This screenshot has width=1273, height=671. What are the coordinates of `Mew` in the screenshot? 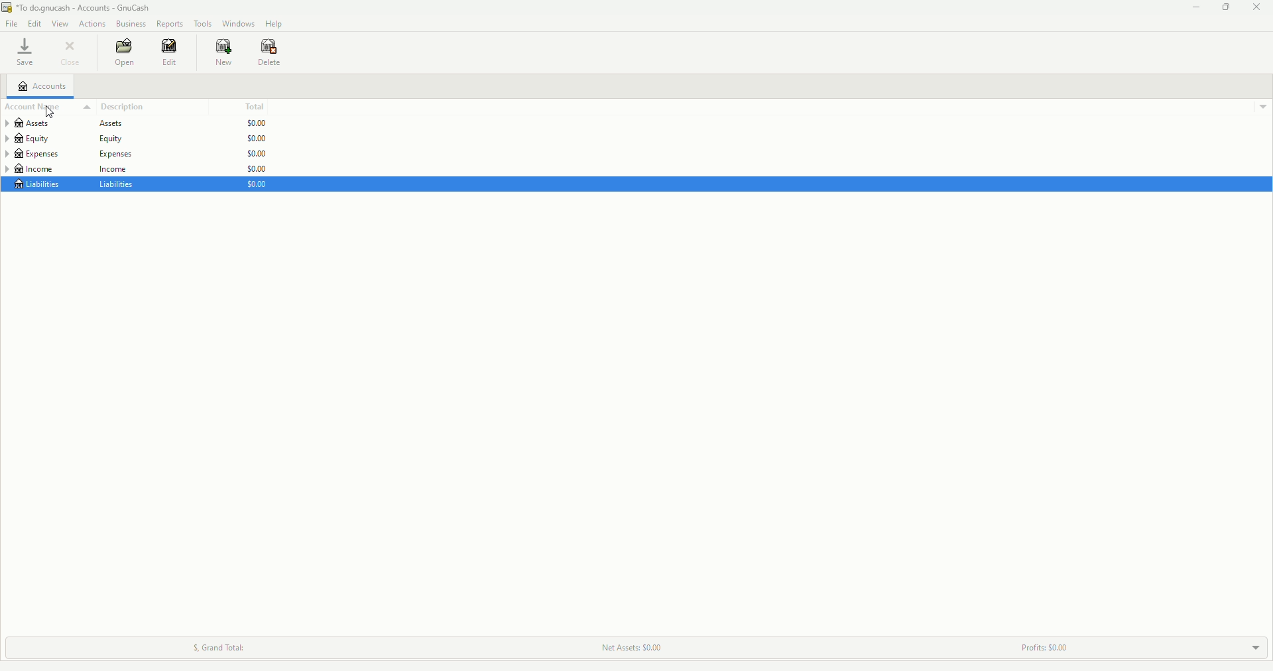 It's located at (221, 51).